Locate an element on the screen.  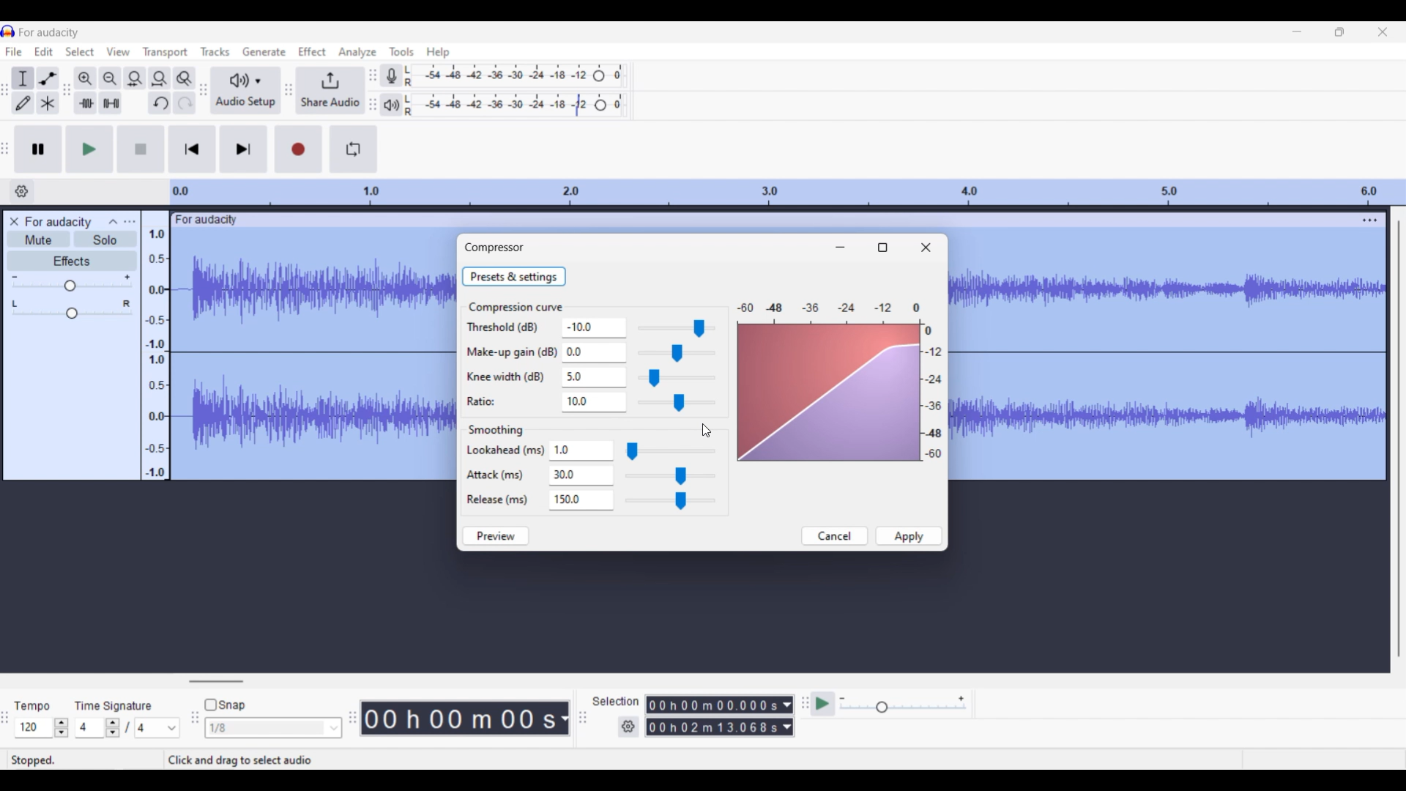
Horizontal slide bar is located at coordinates (217, 681).